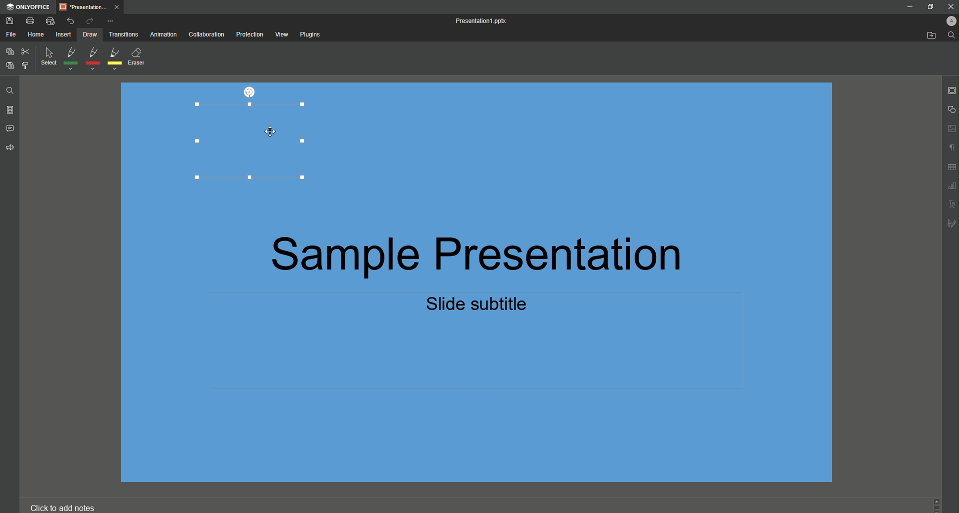 The image size is (959, 513). I want to click on Presentation1, so click(485, 21).